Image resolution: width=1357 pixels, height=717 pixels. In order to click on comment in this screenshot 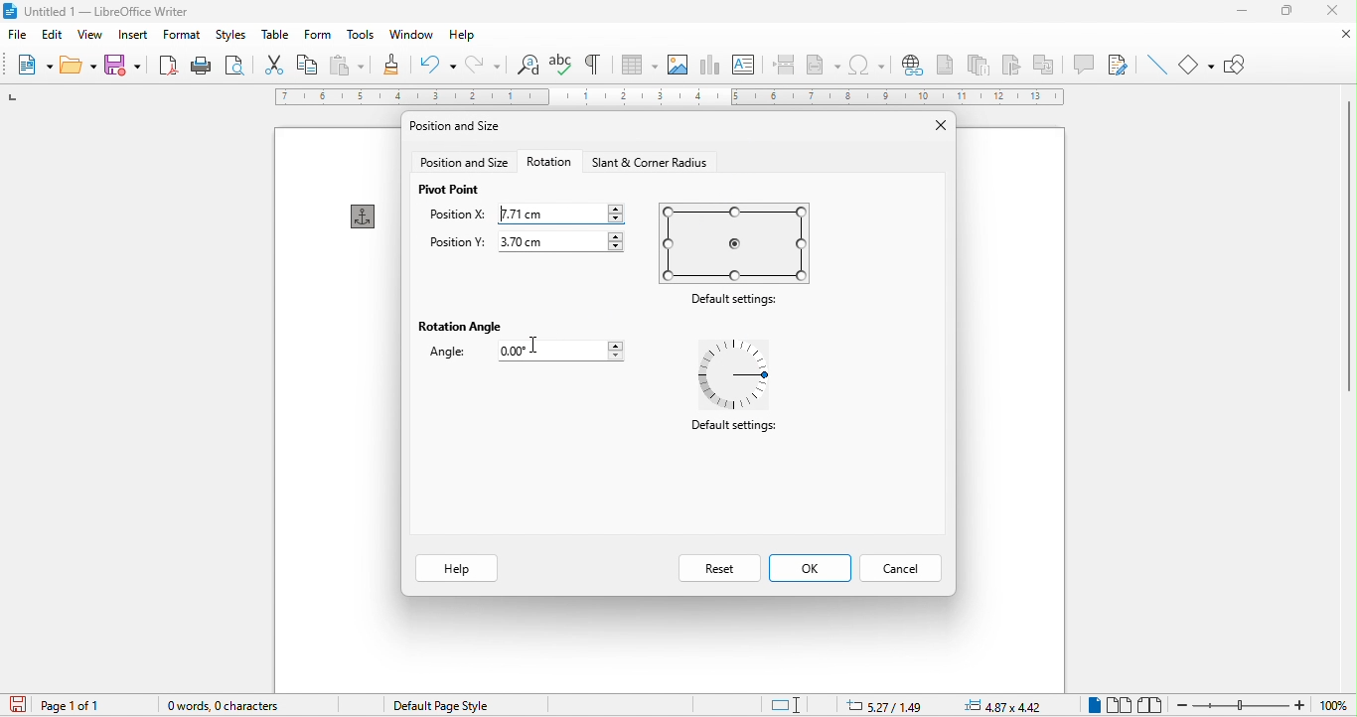, I will do `click(1084, 64)`.